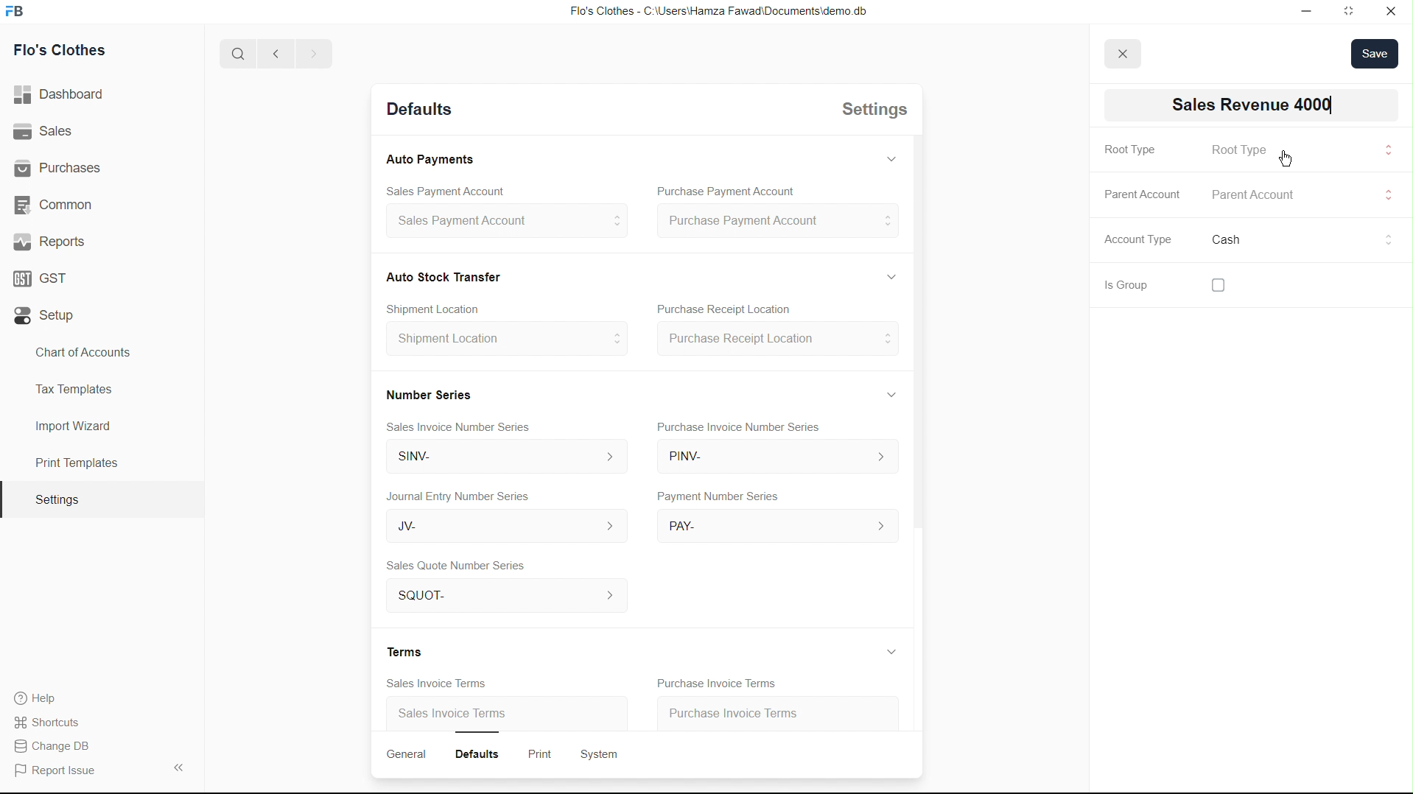 The width and height of the screenshot is (1413, 794). Describe the element at coordinates (741, 310) in the screenshot. I see `Purchase Receipt Location` at that location.